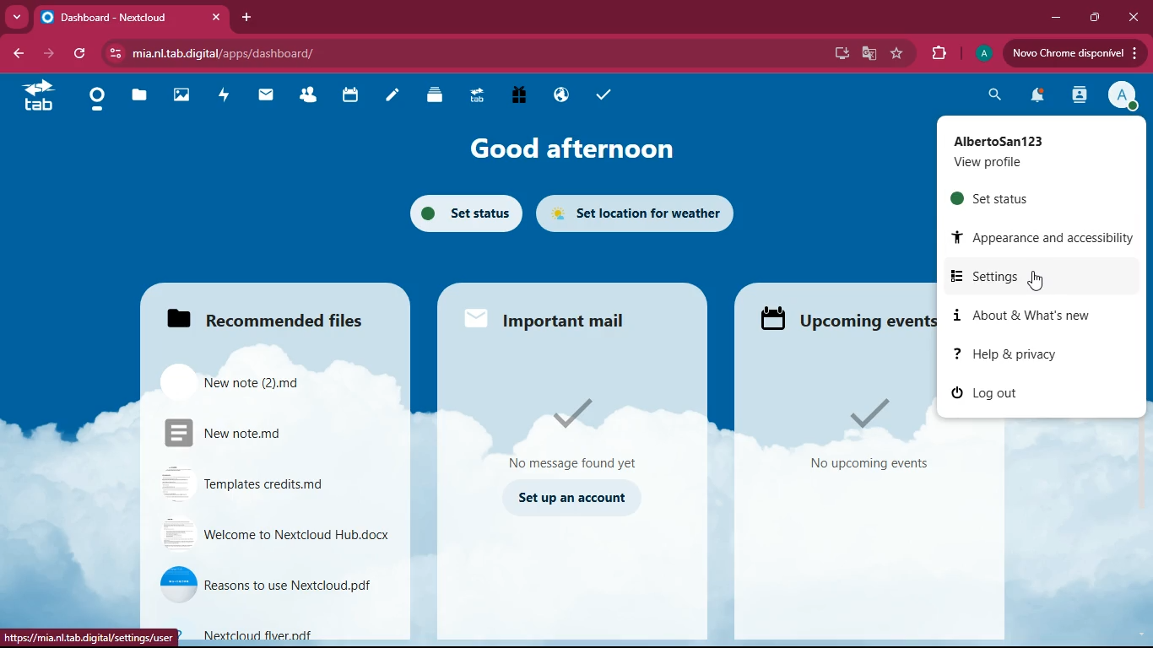 This screenshot has width=1153, height=648. What do you see at coordinates (1031, 316) in the screenshot?
I see `about ` at bounding box center [1031, 316].